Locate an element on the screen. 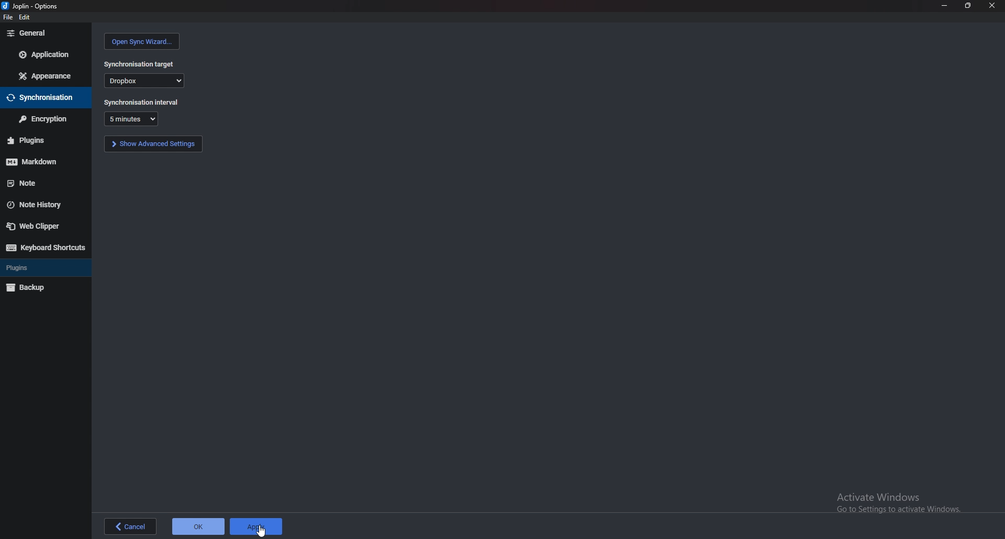 This screenshot has width=1005, height=539. keyboard shortcuts is located at coordinates (46, 248).